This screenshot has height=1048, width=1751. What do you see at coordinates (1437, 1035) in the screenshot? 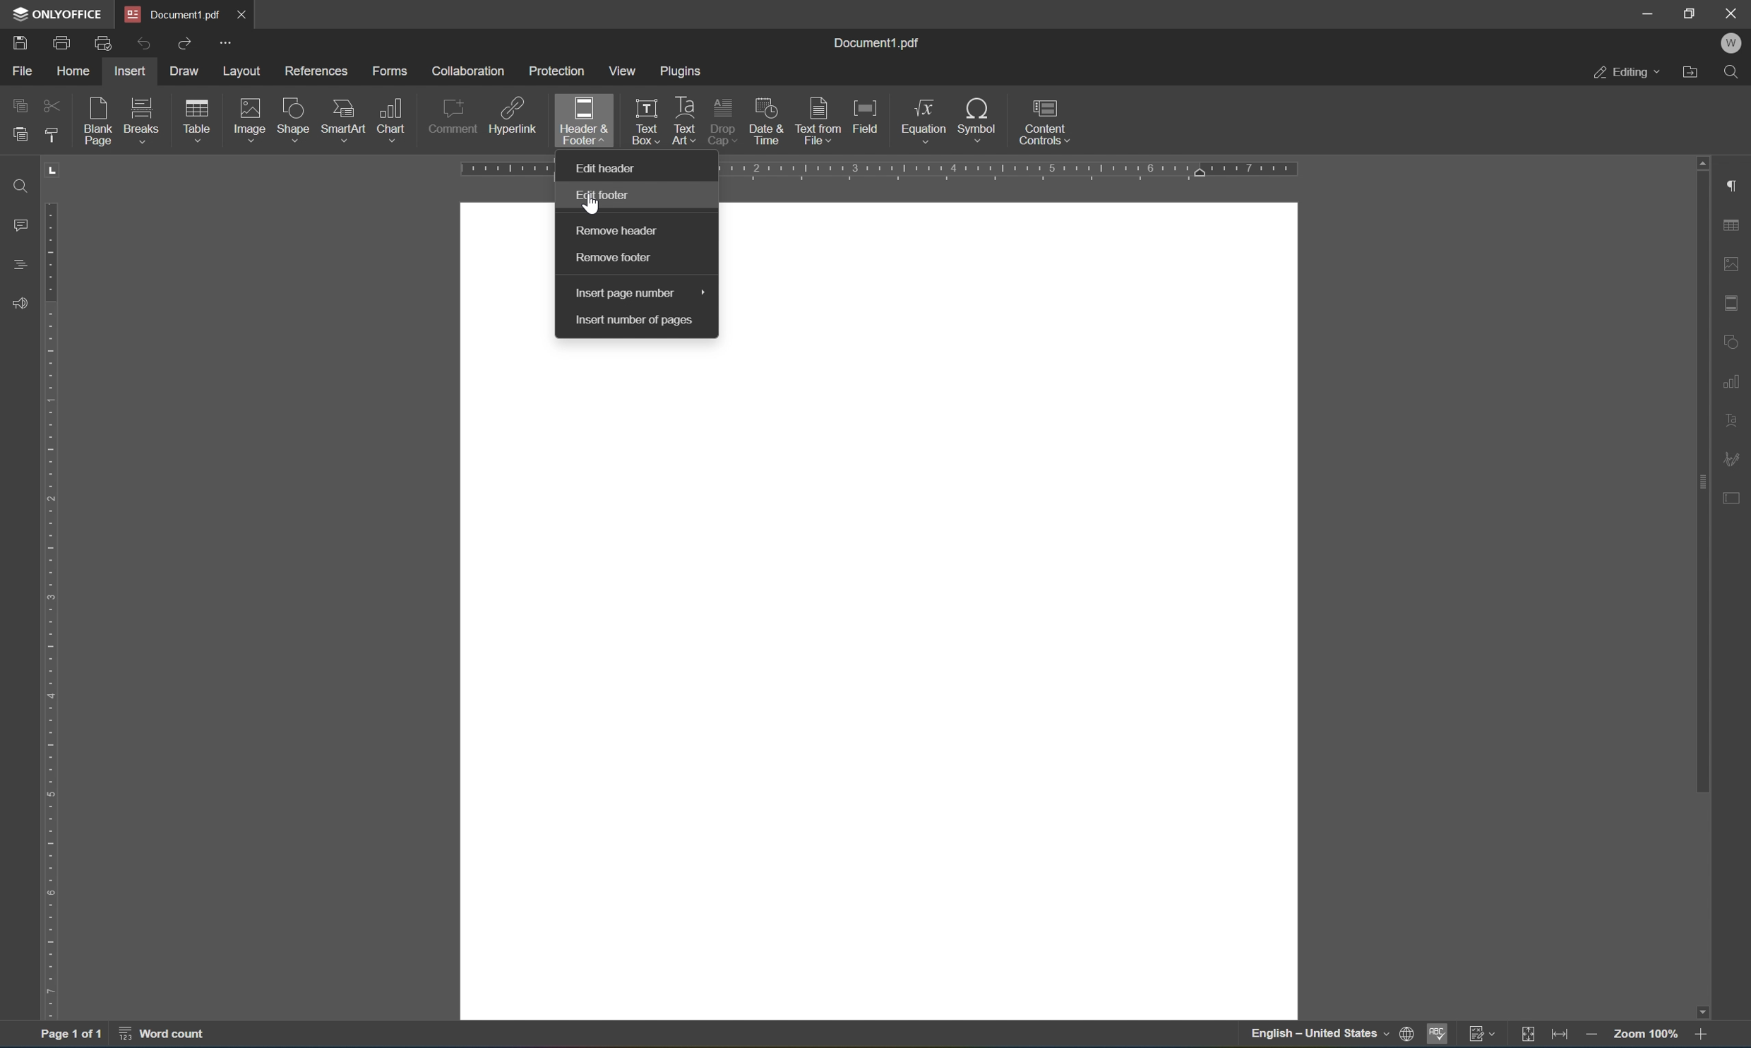
I see `spell checking` at bounding box center [1437, 1035].